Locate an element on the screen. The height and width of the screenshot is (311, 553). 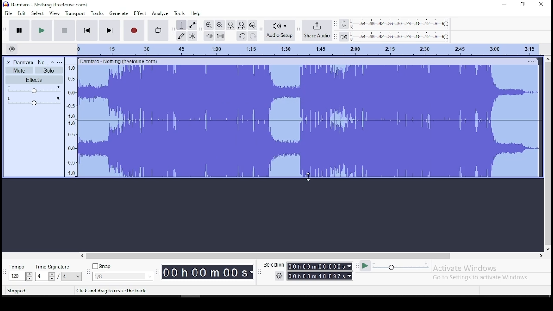
1/8 is located at coordinates (117, 276).